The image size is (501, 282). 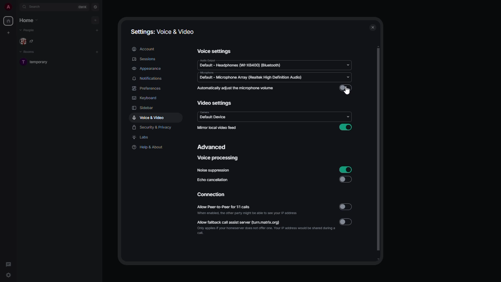 What do you see at coordinates (142, 138) in the screenshot?
I see `labs` at bounding box center [142, 138].